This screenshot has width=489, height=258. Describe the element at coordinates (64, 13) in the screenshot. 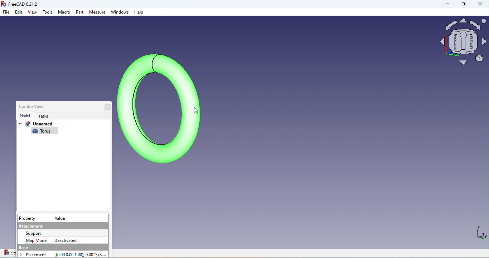

I see `Macro` at that location.